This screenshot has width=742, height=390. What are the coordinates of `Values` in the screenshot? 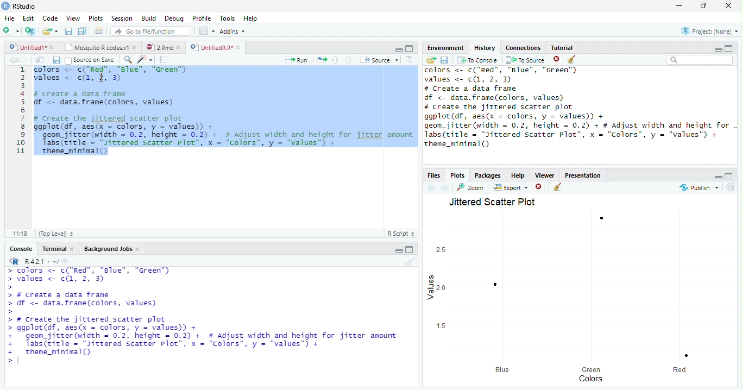 It's located at (430, 288).